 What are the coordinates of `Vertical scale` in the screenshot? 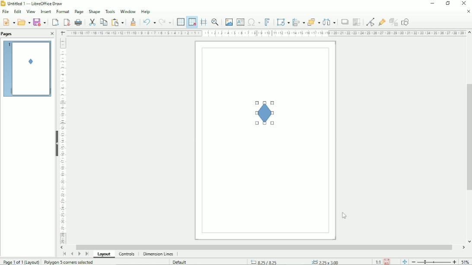 It's located at (64, 142).